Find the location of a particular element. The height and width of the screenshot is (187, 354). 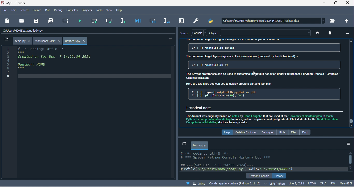

search is located at coordinates (26, 11).